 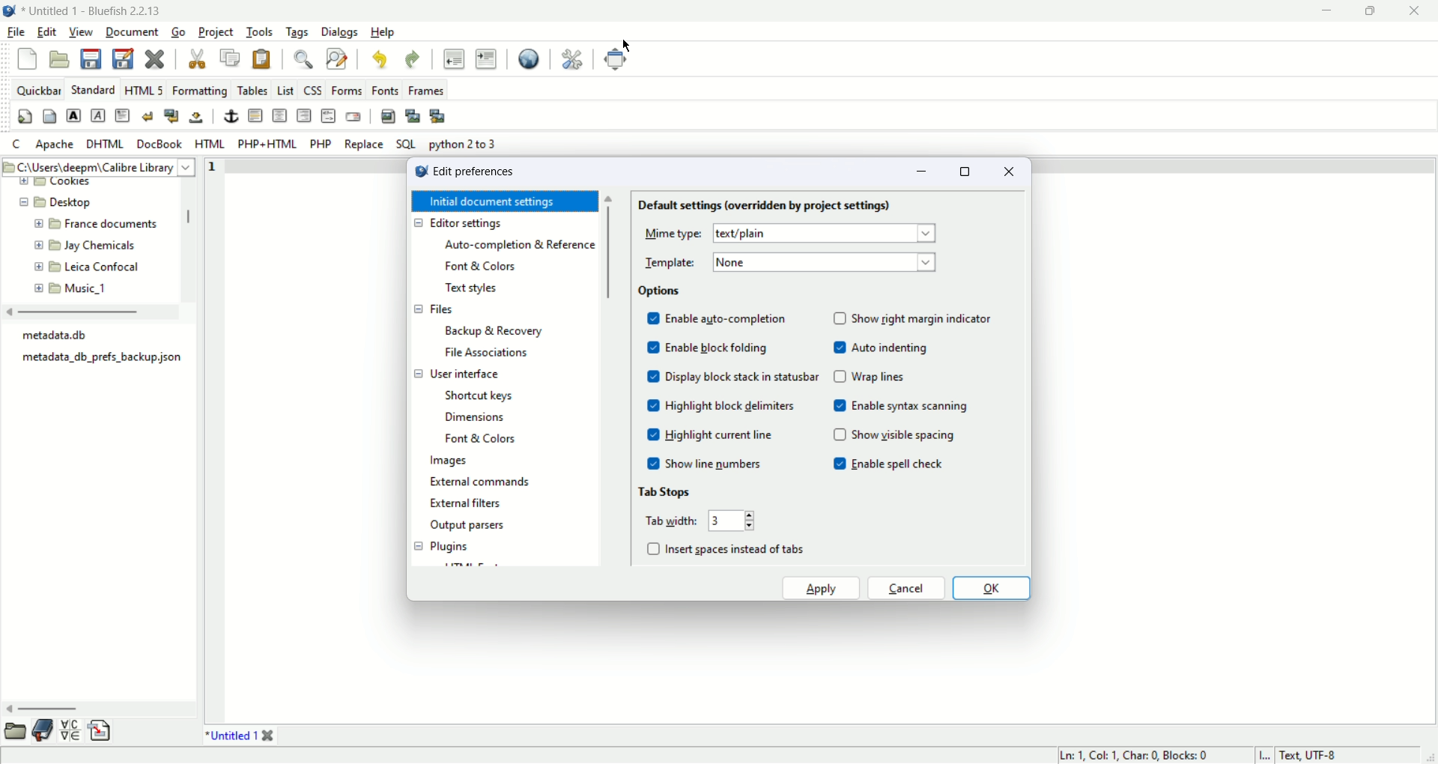 I want to click on horizontal rule, so click(x=253, y=118).